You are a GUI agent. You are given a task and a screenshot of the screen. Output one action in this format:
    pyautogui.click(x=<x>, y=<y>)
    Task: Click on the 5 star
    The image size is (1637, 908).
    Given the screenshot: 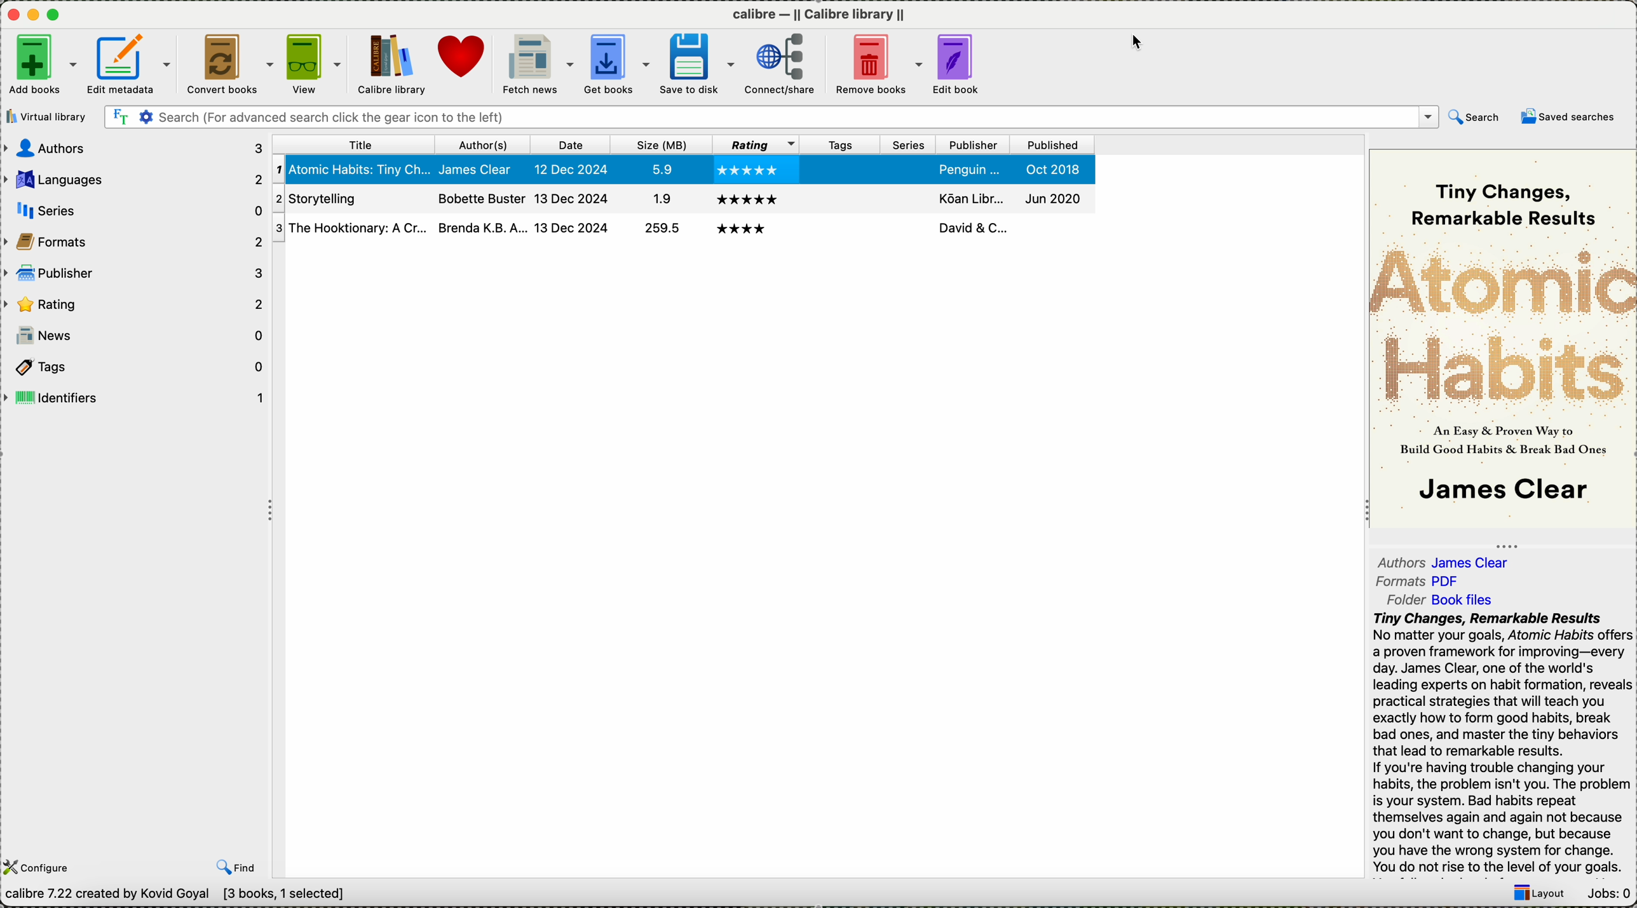 What is the action you would take?
    pyautogui.click(x=749, y=172)
    